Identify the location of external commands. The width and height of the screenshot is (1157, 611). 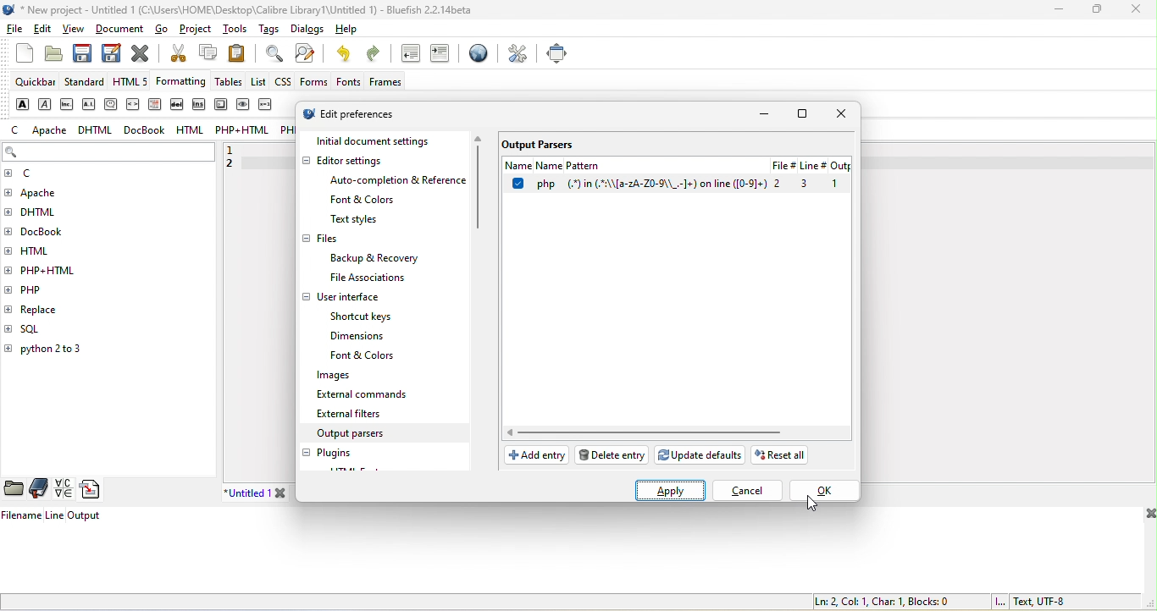
(367, 395).